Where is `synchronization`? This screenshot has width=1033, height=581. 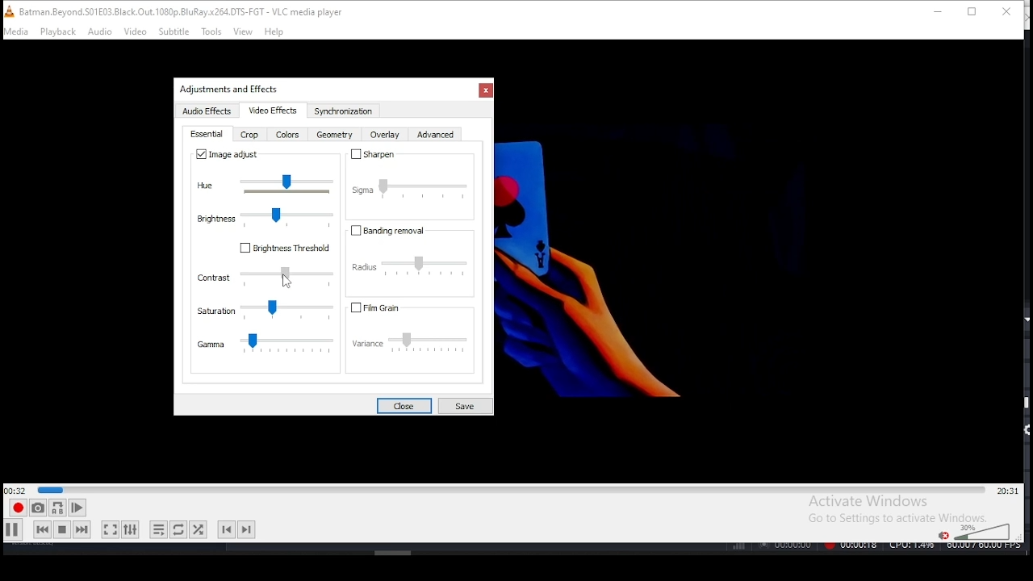 synchronization is located at coordinates (342, 111).